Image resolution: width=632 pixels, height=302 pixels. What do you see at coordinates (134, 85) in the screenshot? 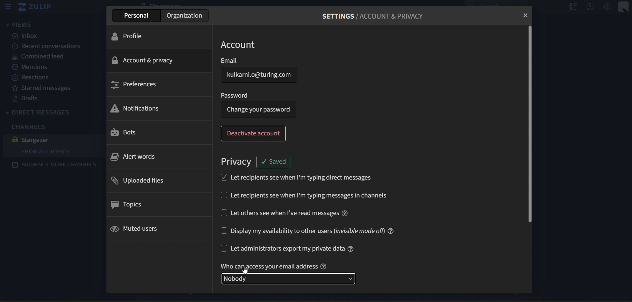
I see `preferences` at bounding box center [134, 85].